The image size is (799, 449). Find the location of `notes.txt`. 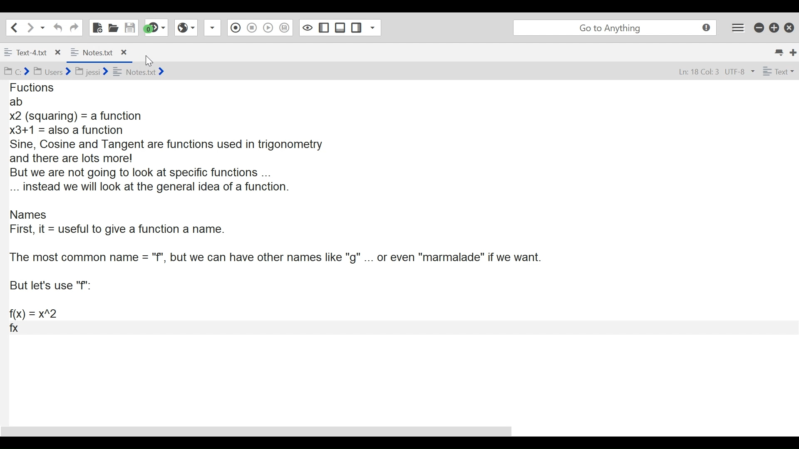

notes.txt is located at coordinates (92, 52).